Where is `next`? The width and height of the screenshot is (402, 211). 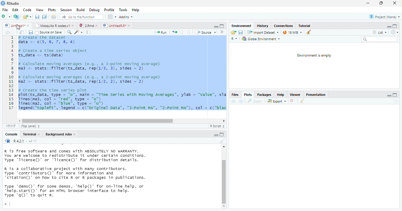
next is located at coordinates (14, 33).